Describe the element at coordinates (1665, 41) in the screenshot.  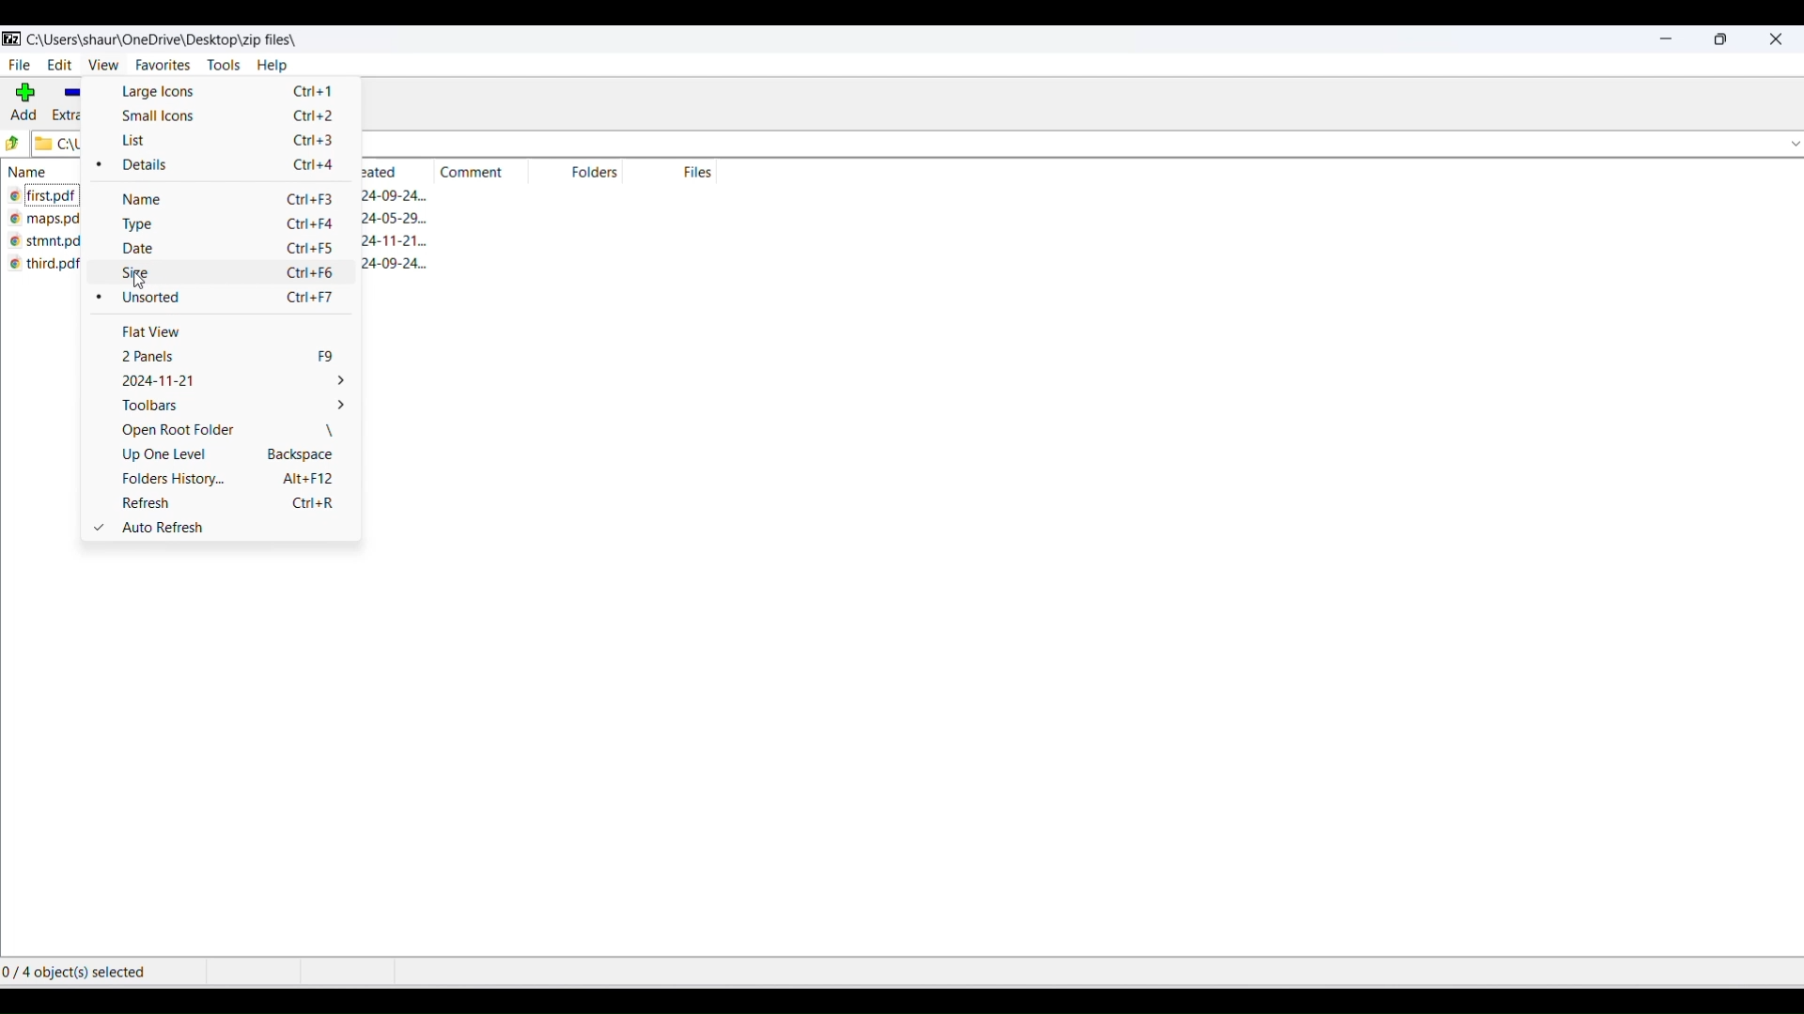
I see `minimize` at that location.